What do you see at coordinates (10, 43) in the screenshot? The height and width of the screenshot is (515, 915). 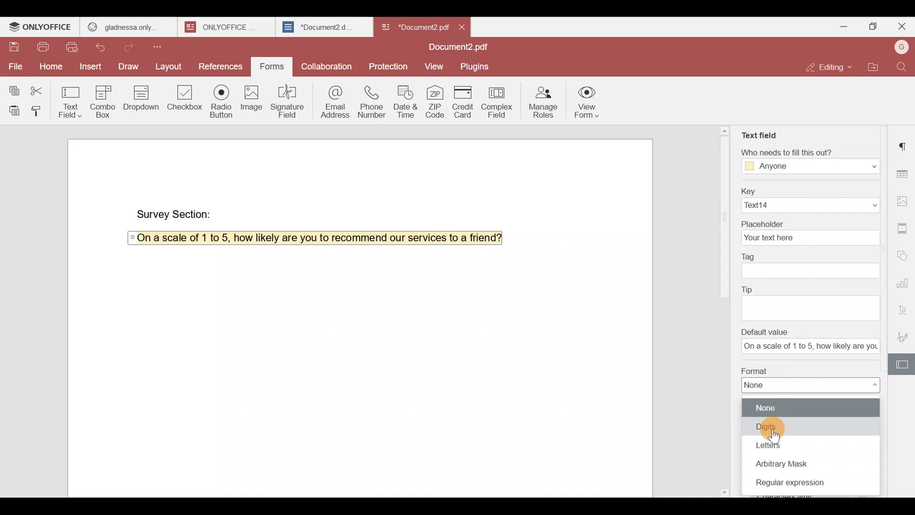 I see `Save` at bounding box center [10, 43].